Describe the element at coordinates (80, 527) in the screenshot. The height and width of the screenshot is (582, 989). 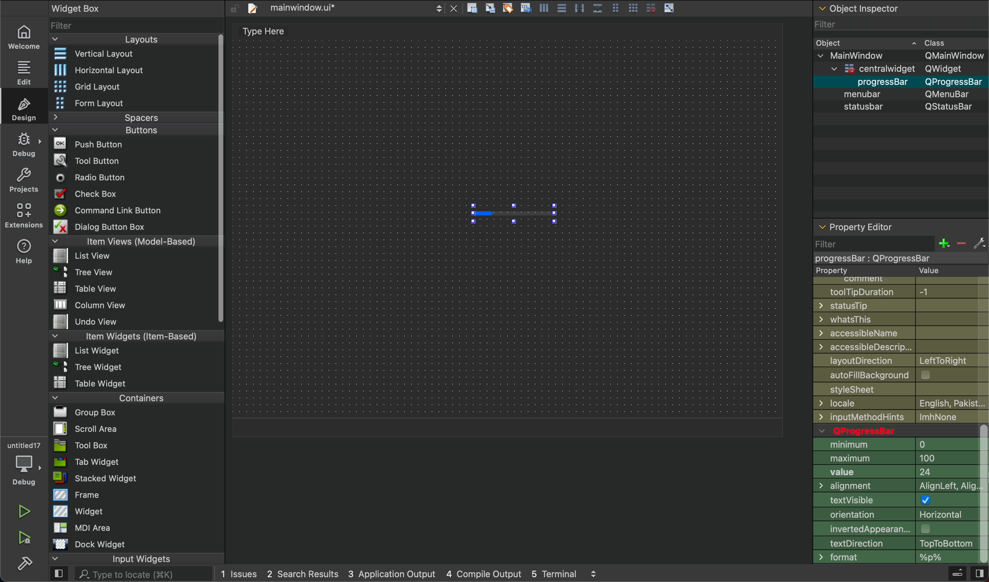
I see `MDI Area` at that location.